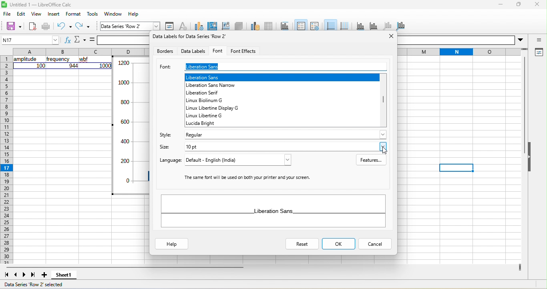 The height and width of the screenshot is (289, 547). I want to click on 944, so click(73, 66).